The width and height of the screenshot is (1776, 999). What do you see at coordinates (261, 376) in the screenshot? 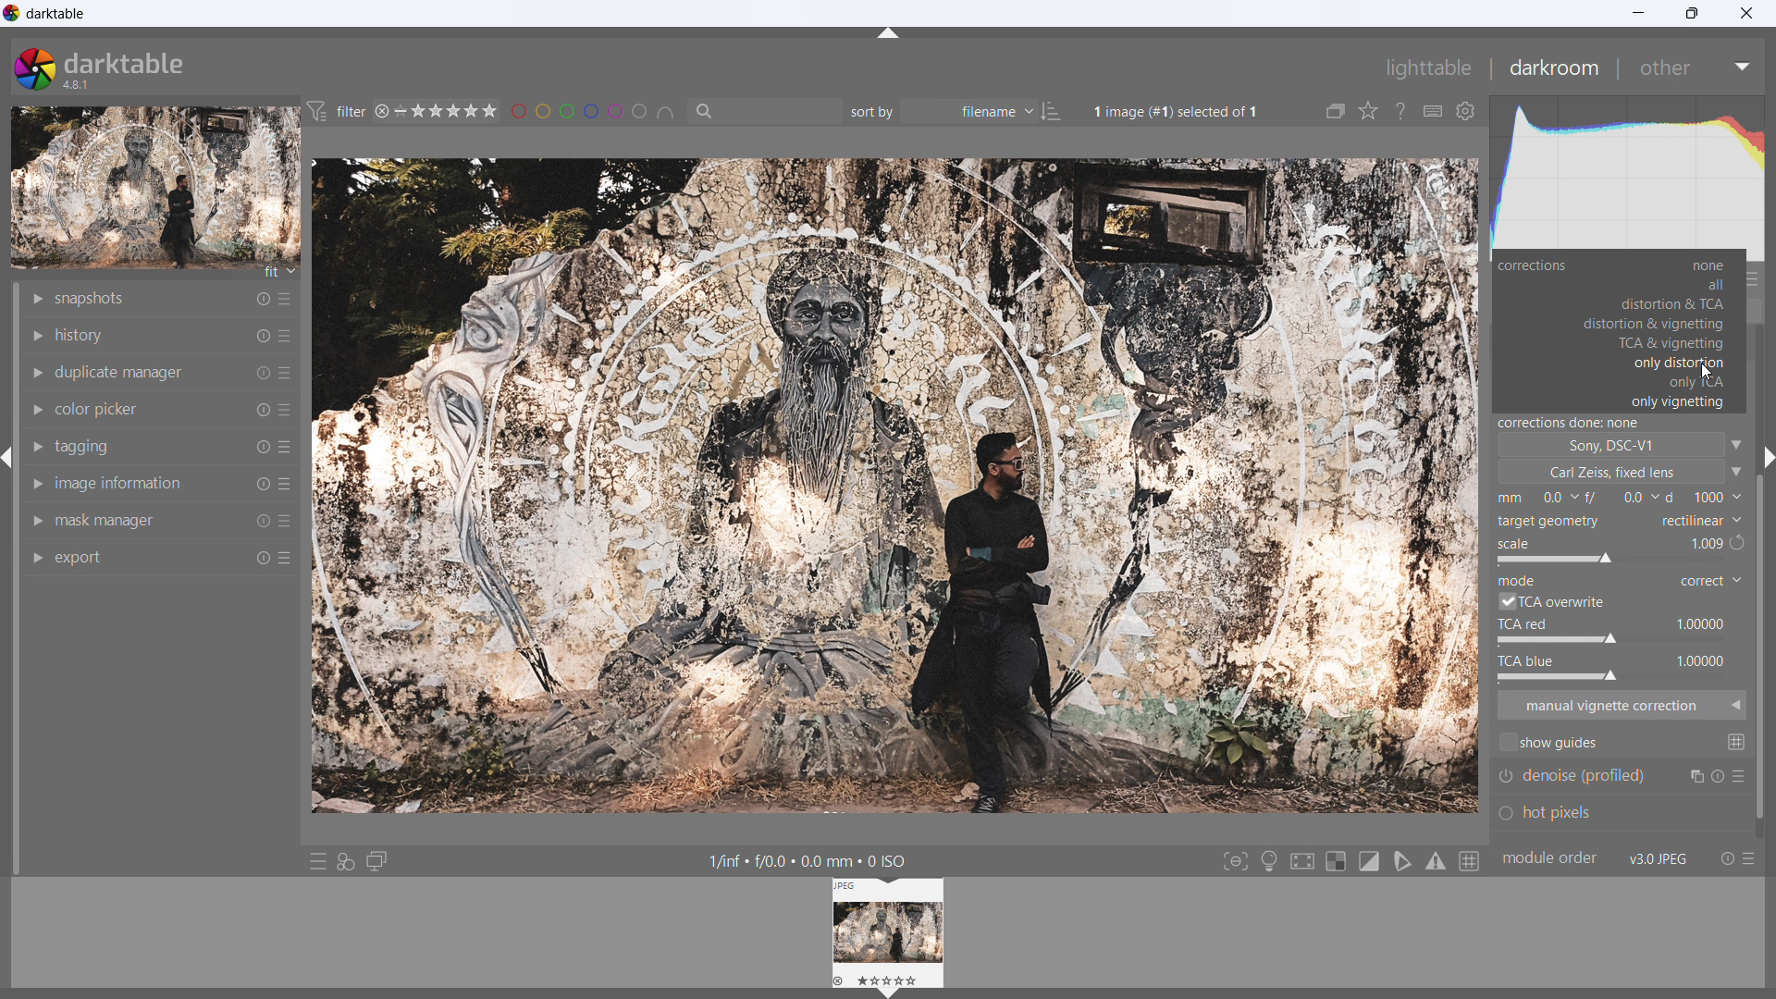
I see `reset` at bounding box center [261, 376].